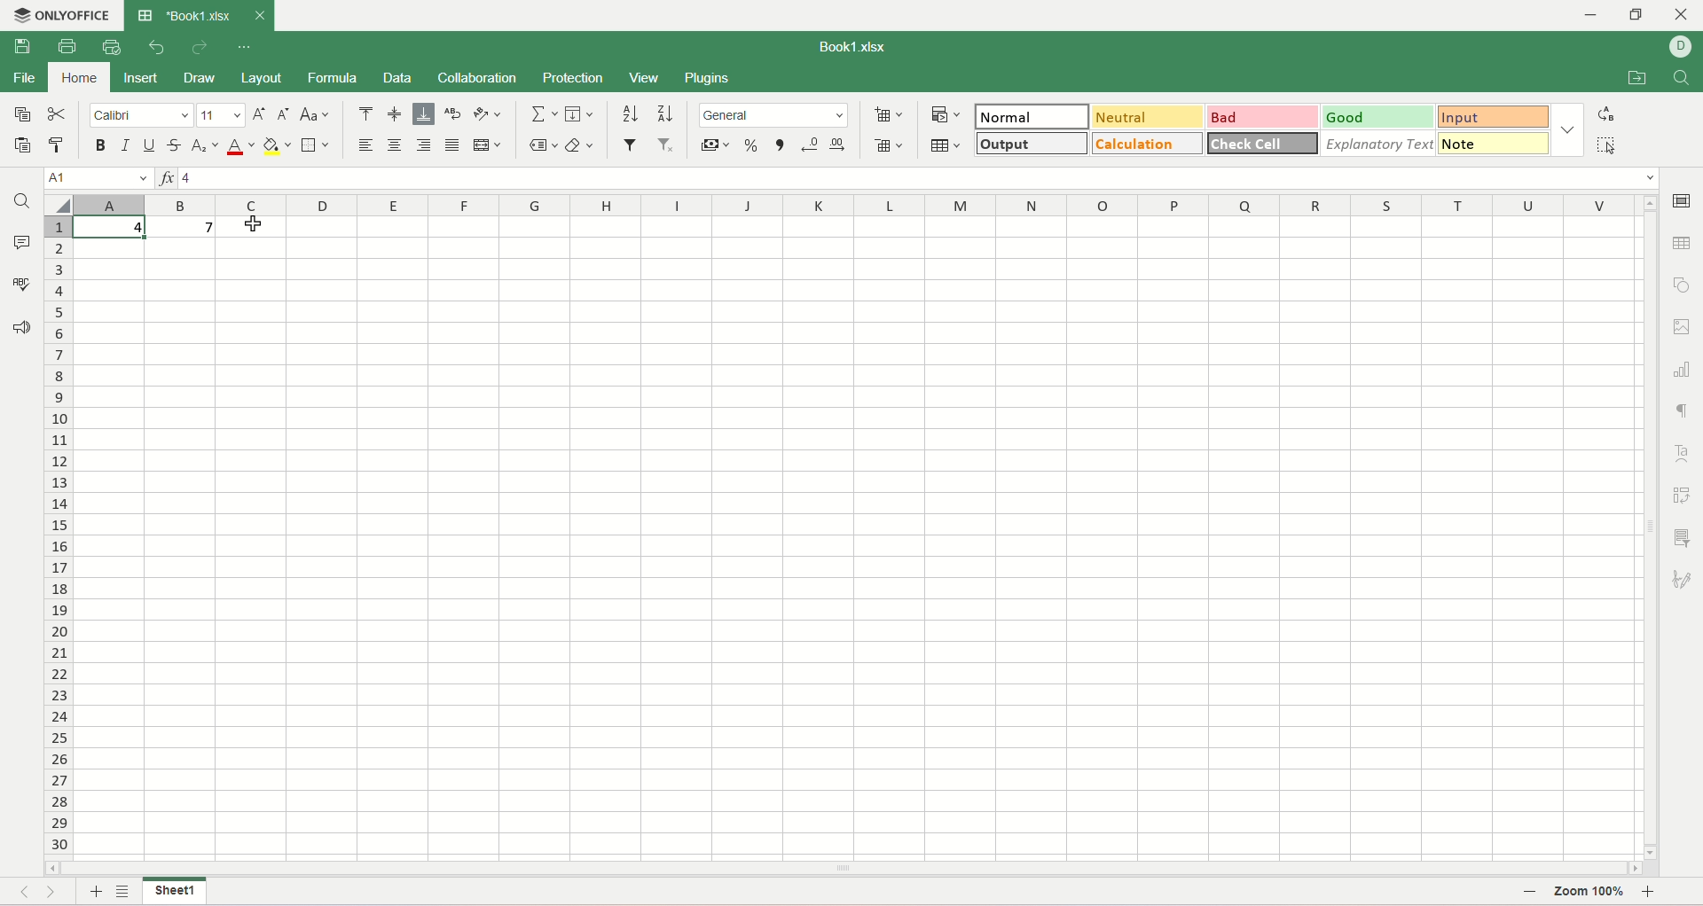  What do you see at coordinates (78, 78) in the screenshot?
I see `home` at bounding box center [78, 78].